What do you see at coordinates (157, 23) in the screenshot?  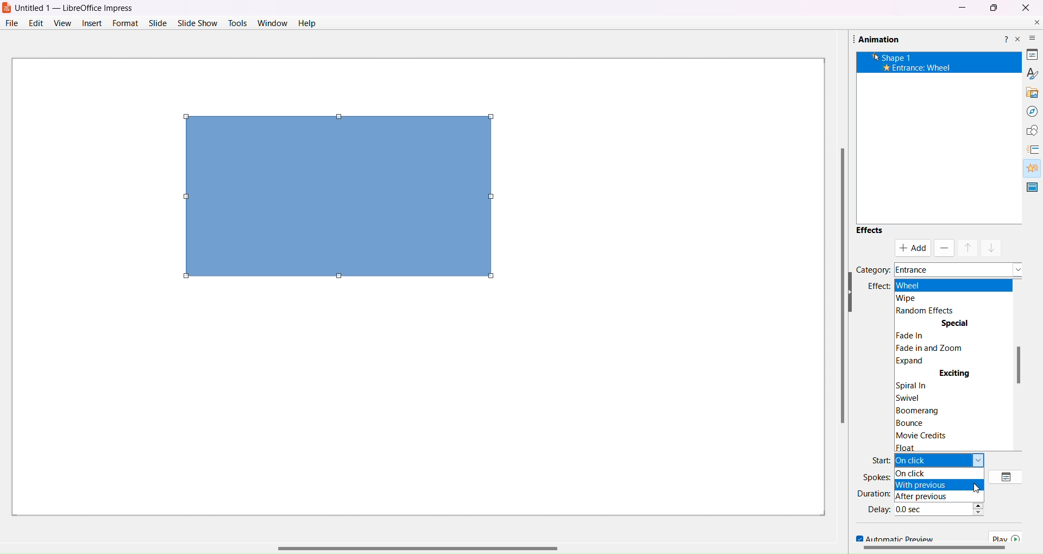 I see `Slide` at bounding box center [157, 23].